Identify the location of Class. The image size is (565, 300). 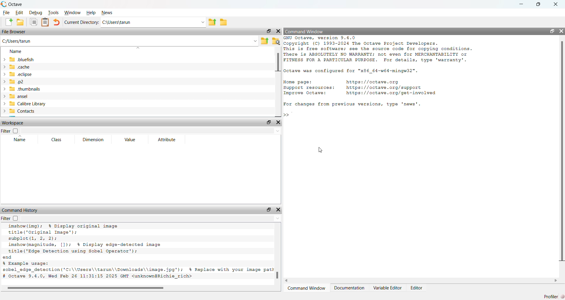
(57, 140).